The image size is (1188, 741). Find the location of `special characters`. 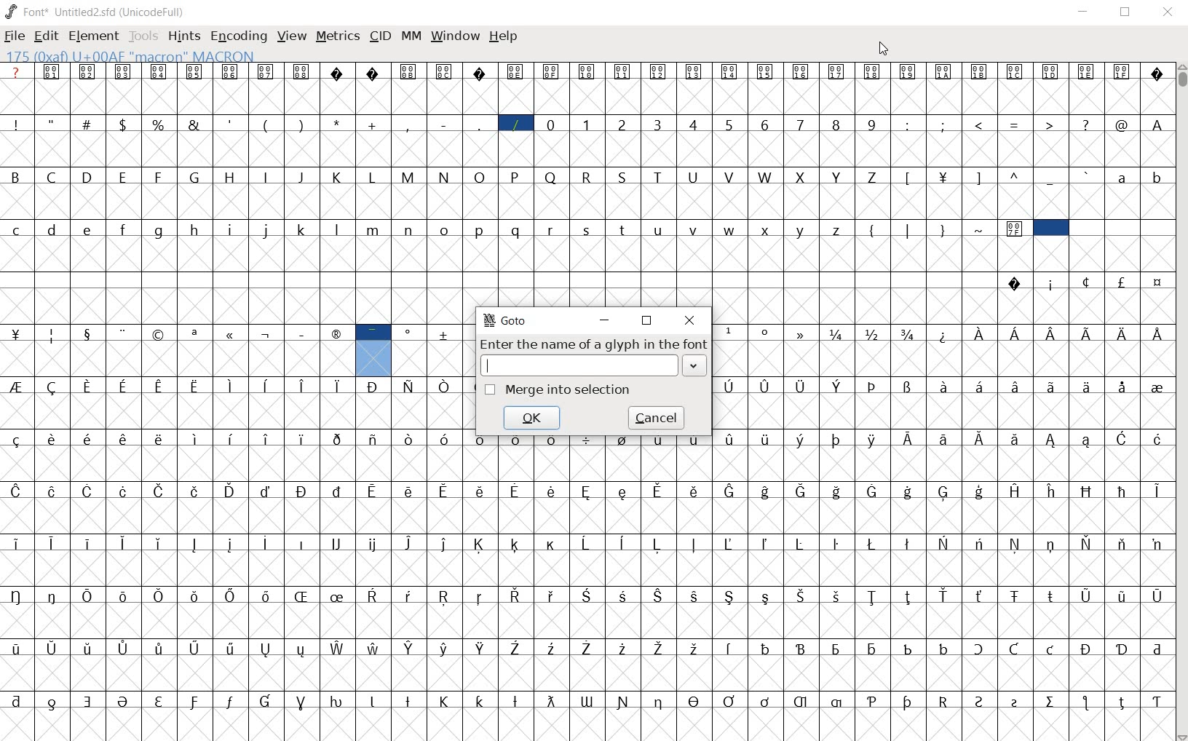

special characters is located at coordinates (767, 350).